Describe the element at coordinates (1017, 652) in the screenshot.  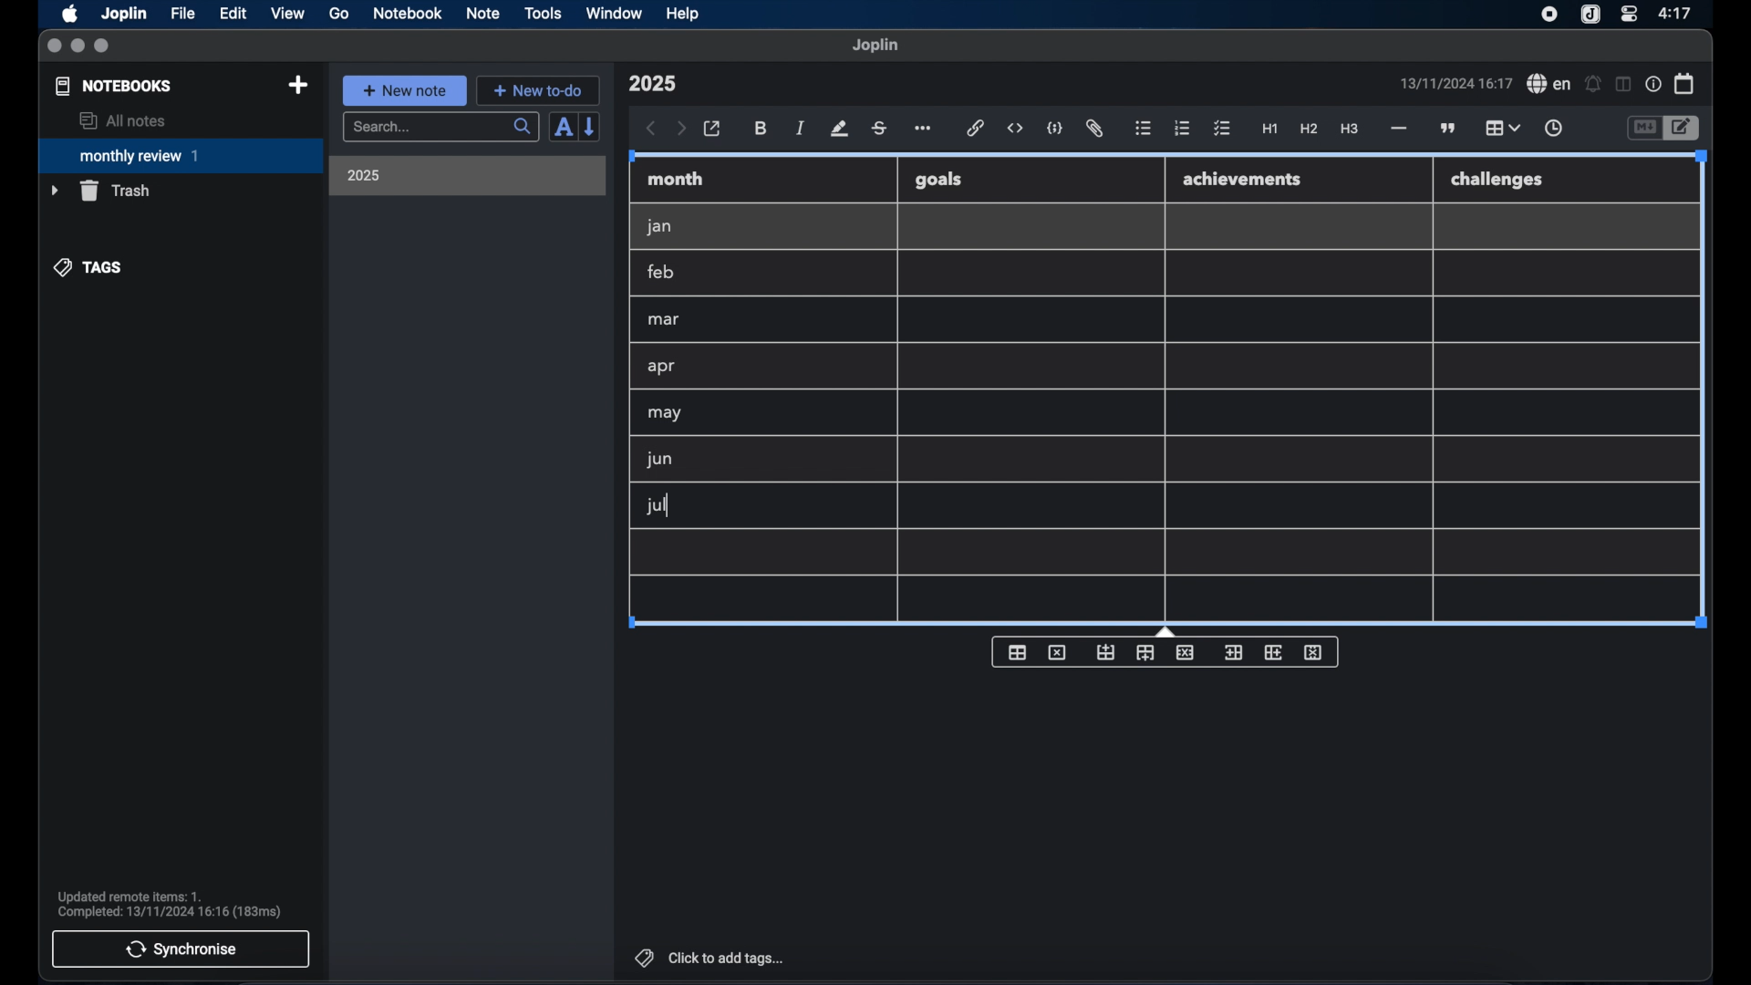
I see `insert table` at that location.